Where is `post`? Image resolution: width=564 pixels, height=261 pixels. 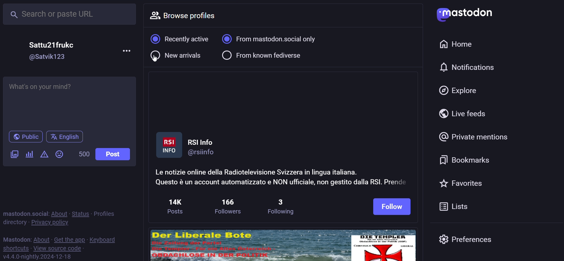 post is located at coordinates (115, 156).